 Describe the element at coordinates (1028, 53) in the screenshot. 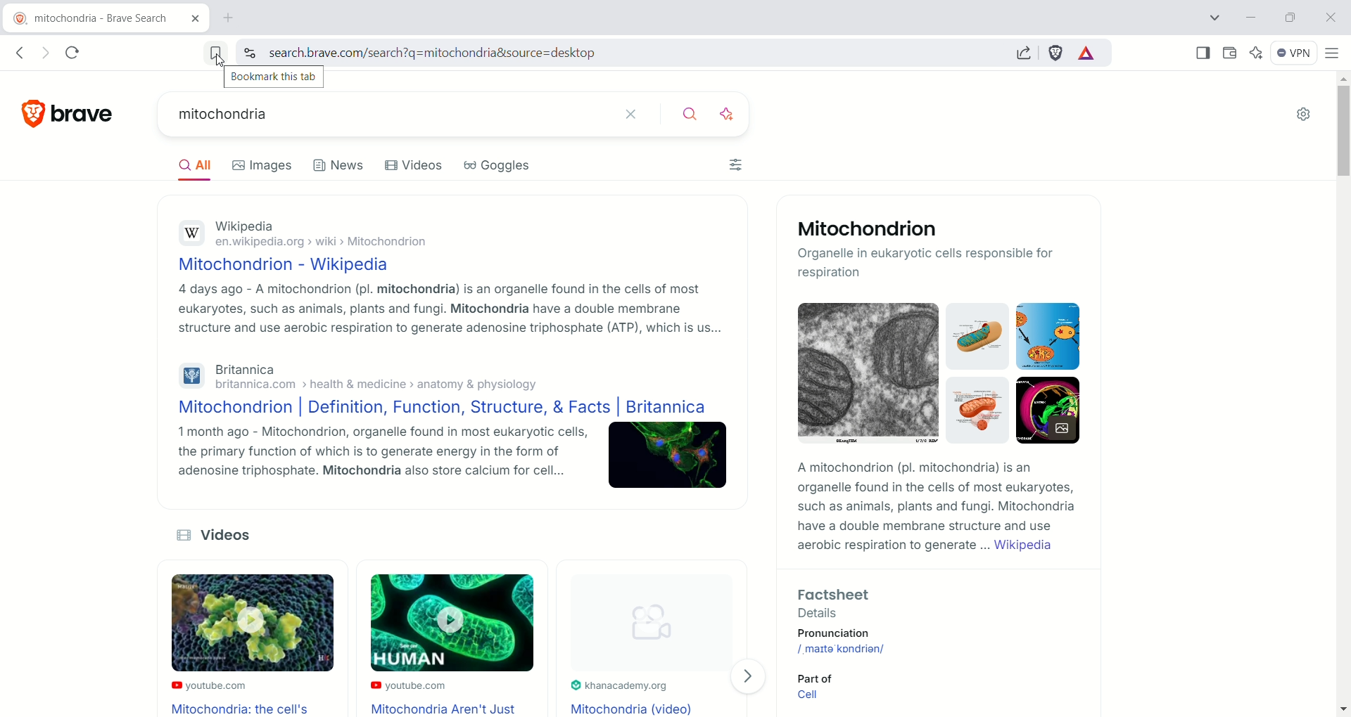

I see `share this page` at that location.